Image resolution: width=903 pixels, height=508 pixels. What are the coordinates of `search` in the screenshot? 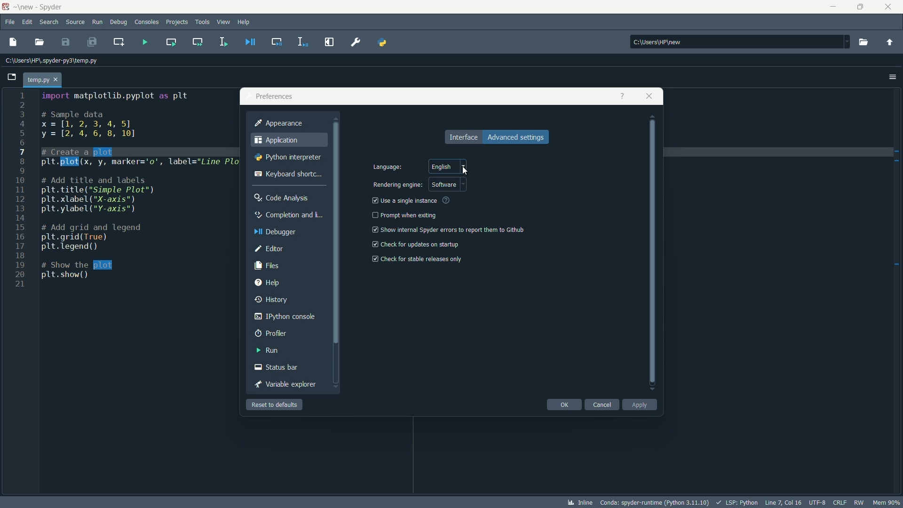 It's located at (49, 22).